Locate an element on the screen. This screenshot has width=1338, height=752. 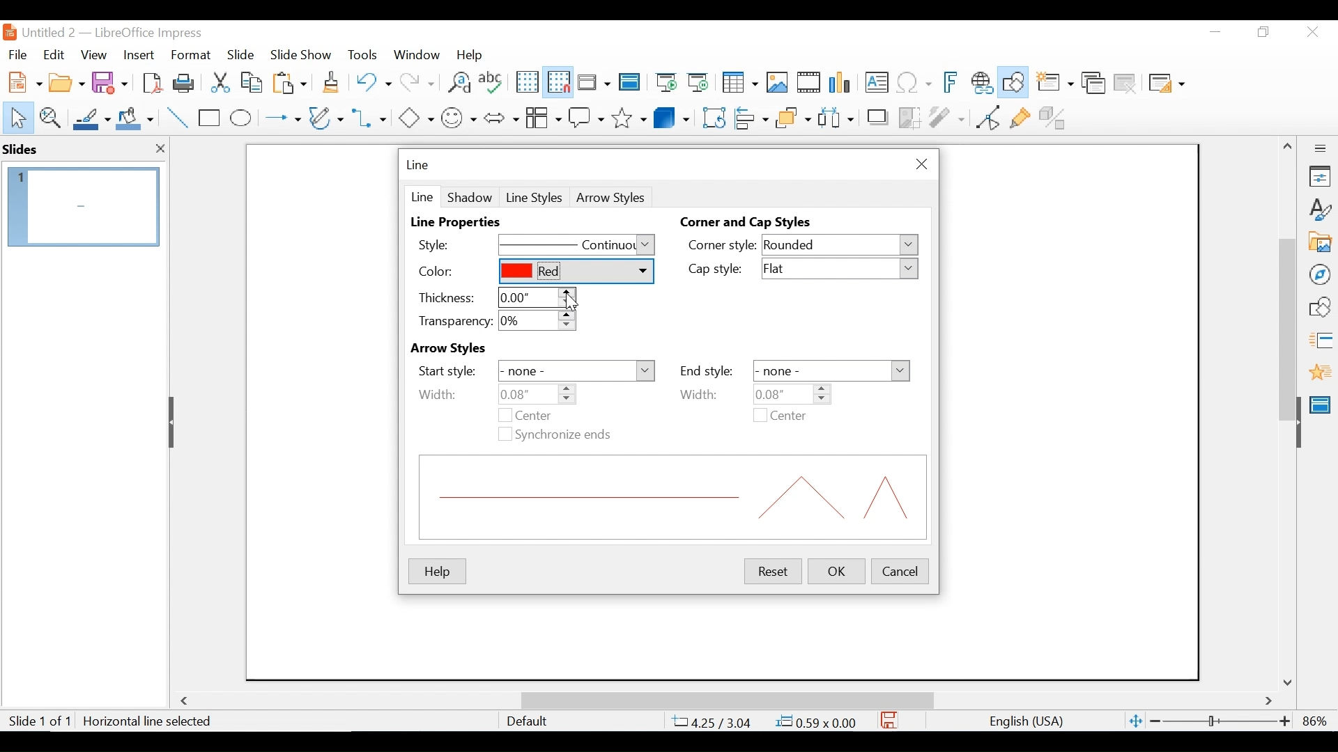
Filter Image is located at coordinates (946, 116).